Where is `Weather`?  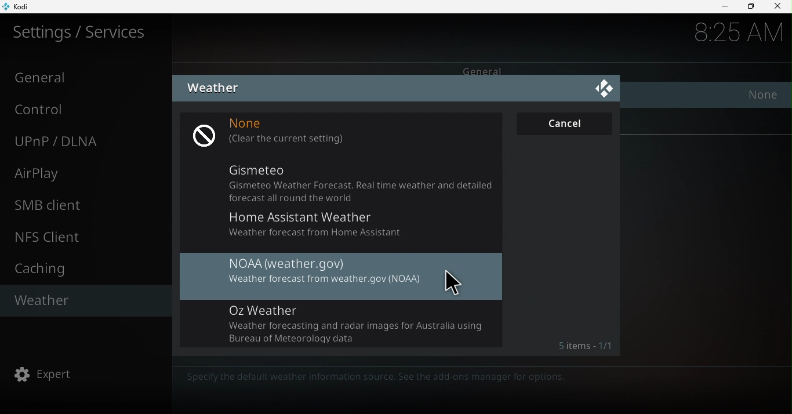 Weather is located at coordinates (216, 86).